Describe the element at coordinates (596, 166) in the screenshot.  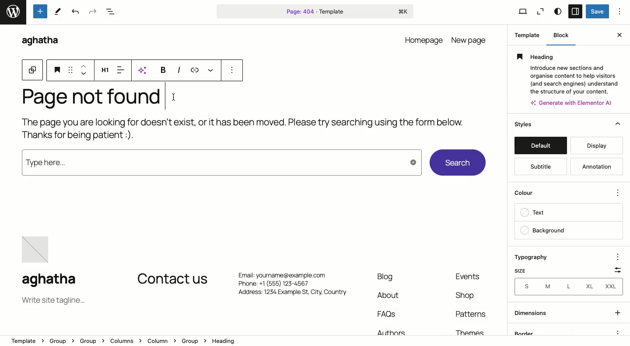
I see `annotation` at that location.